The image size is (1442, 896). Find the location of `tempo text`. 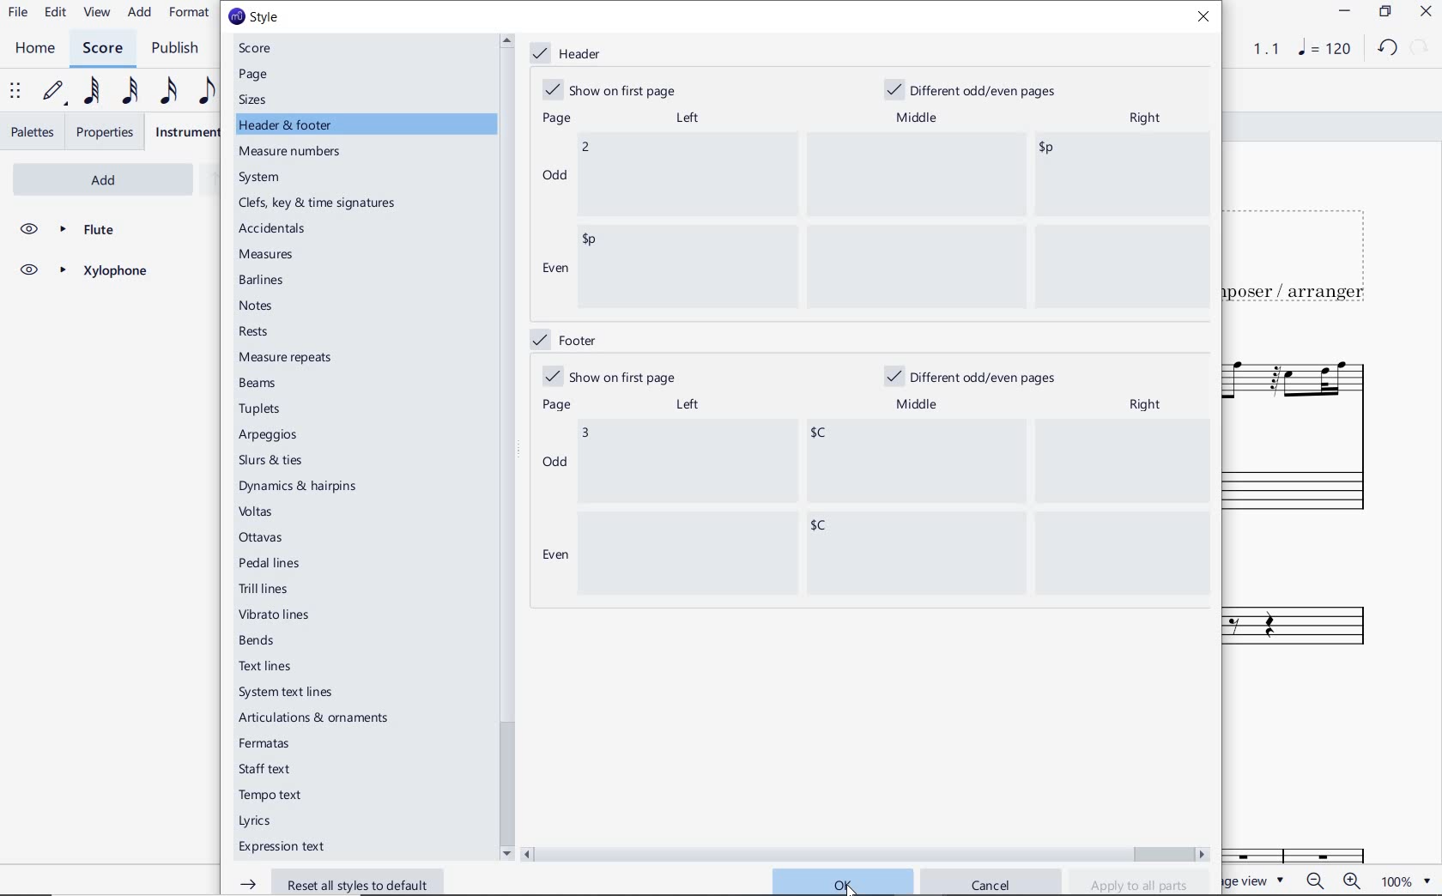

tempo text is located at coordinates (272, 797).